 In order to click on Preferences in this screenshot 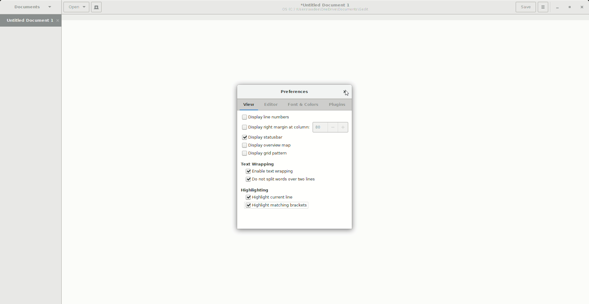, I will do `click(294, 91)`.